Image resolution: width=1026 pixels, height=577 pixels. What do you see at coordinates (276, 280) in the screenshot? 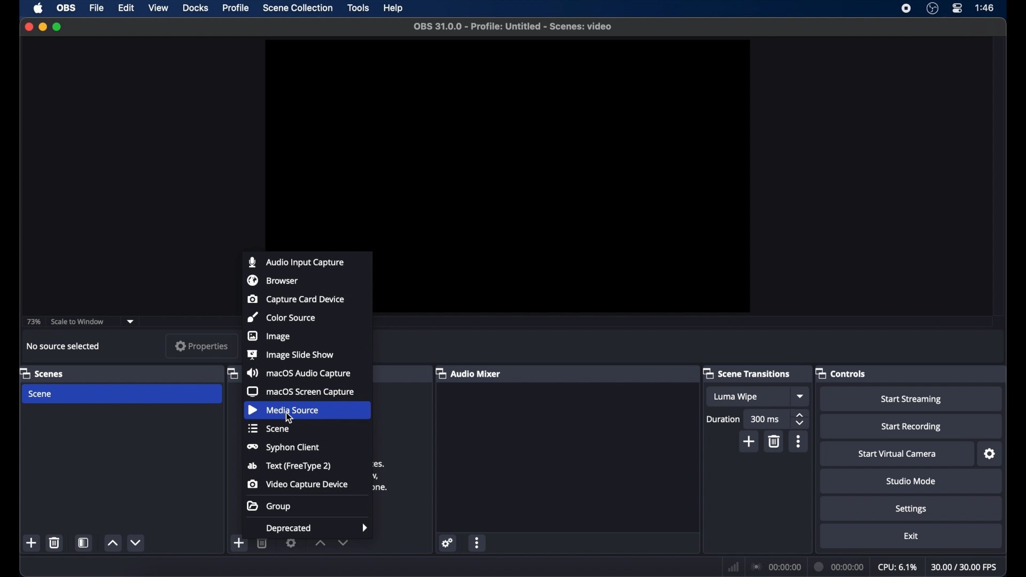
I see `browser` at bounding box center [276, 280].